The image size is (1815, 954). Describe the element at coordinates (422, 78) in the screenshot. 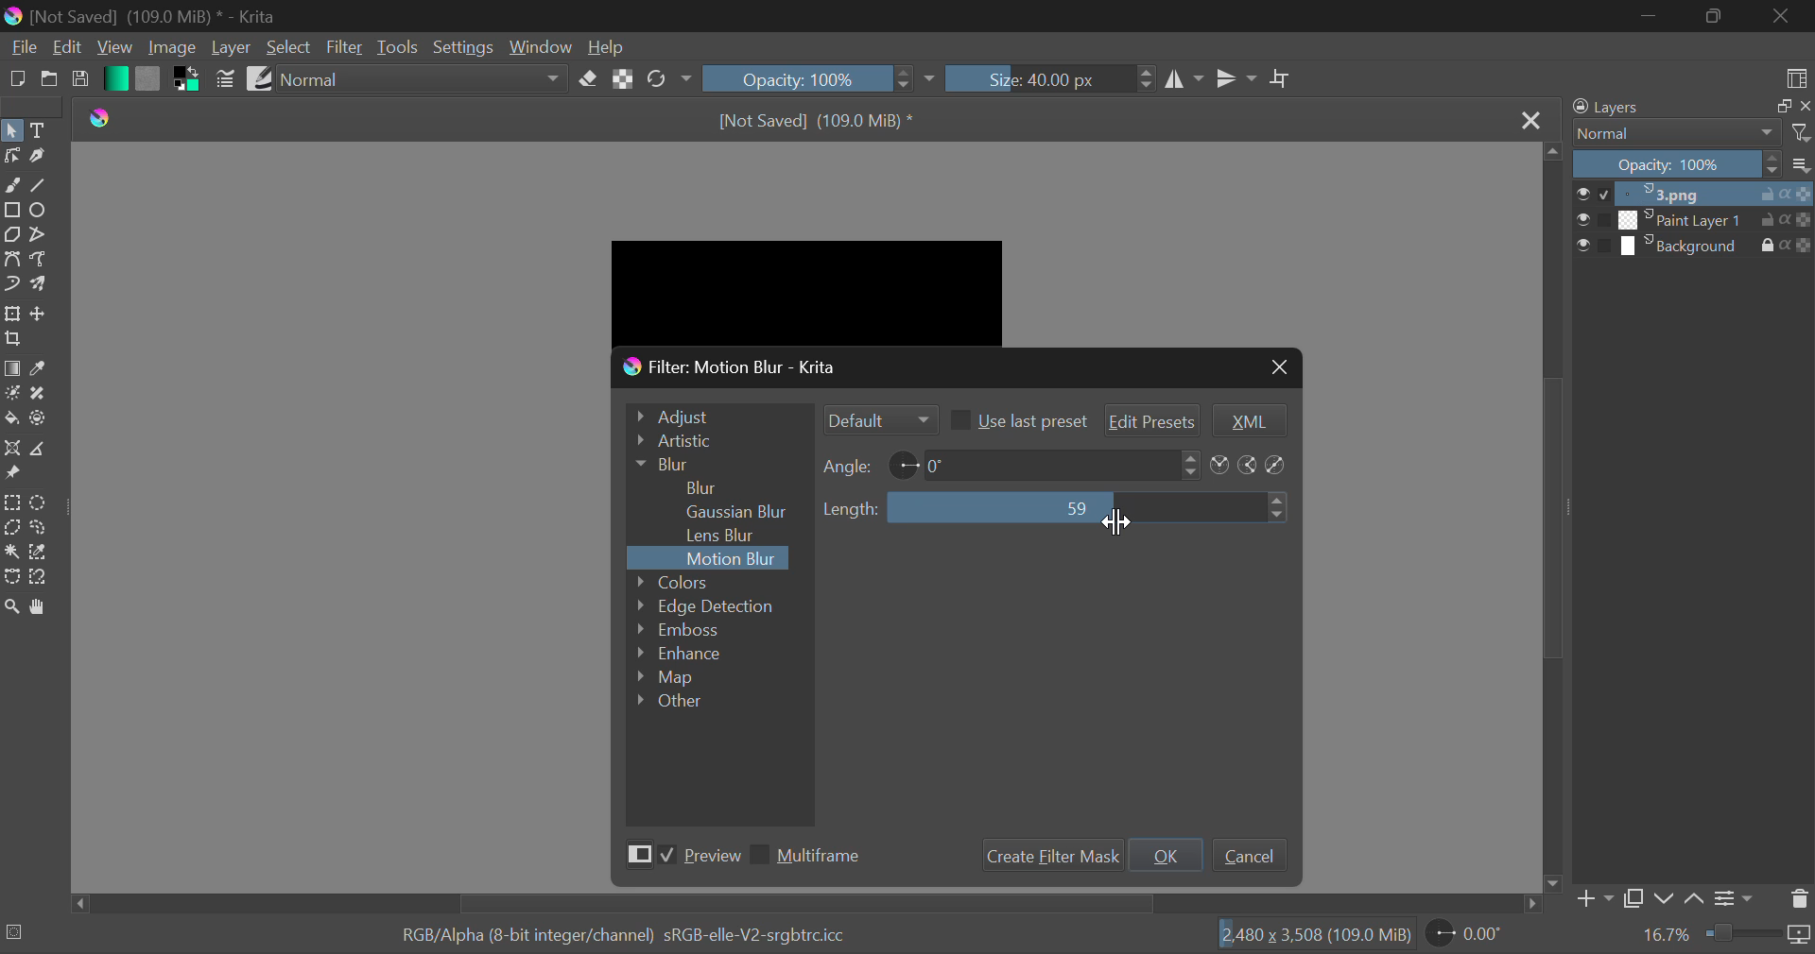

I see `normal` at that location.